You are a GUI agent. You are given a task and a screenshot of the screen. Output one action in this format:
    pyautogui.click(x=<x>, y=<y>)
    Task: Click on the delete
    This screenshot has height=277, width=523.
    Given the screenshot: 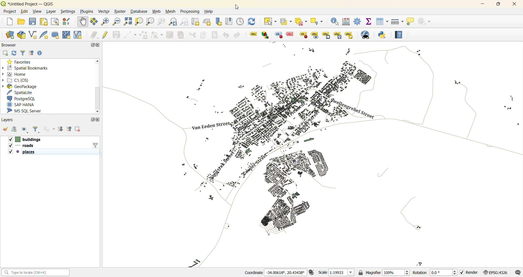 What is the action you would take?
    pyautogui.click(x=181, y=35)
    